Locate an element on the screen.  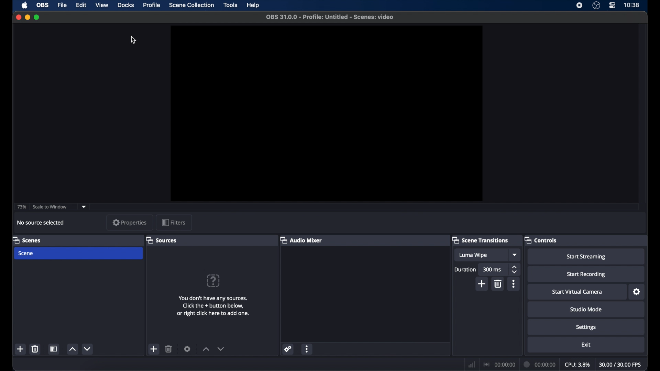
settings is located at coordinates (586, 327).